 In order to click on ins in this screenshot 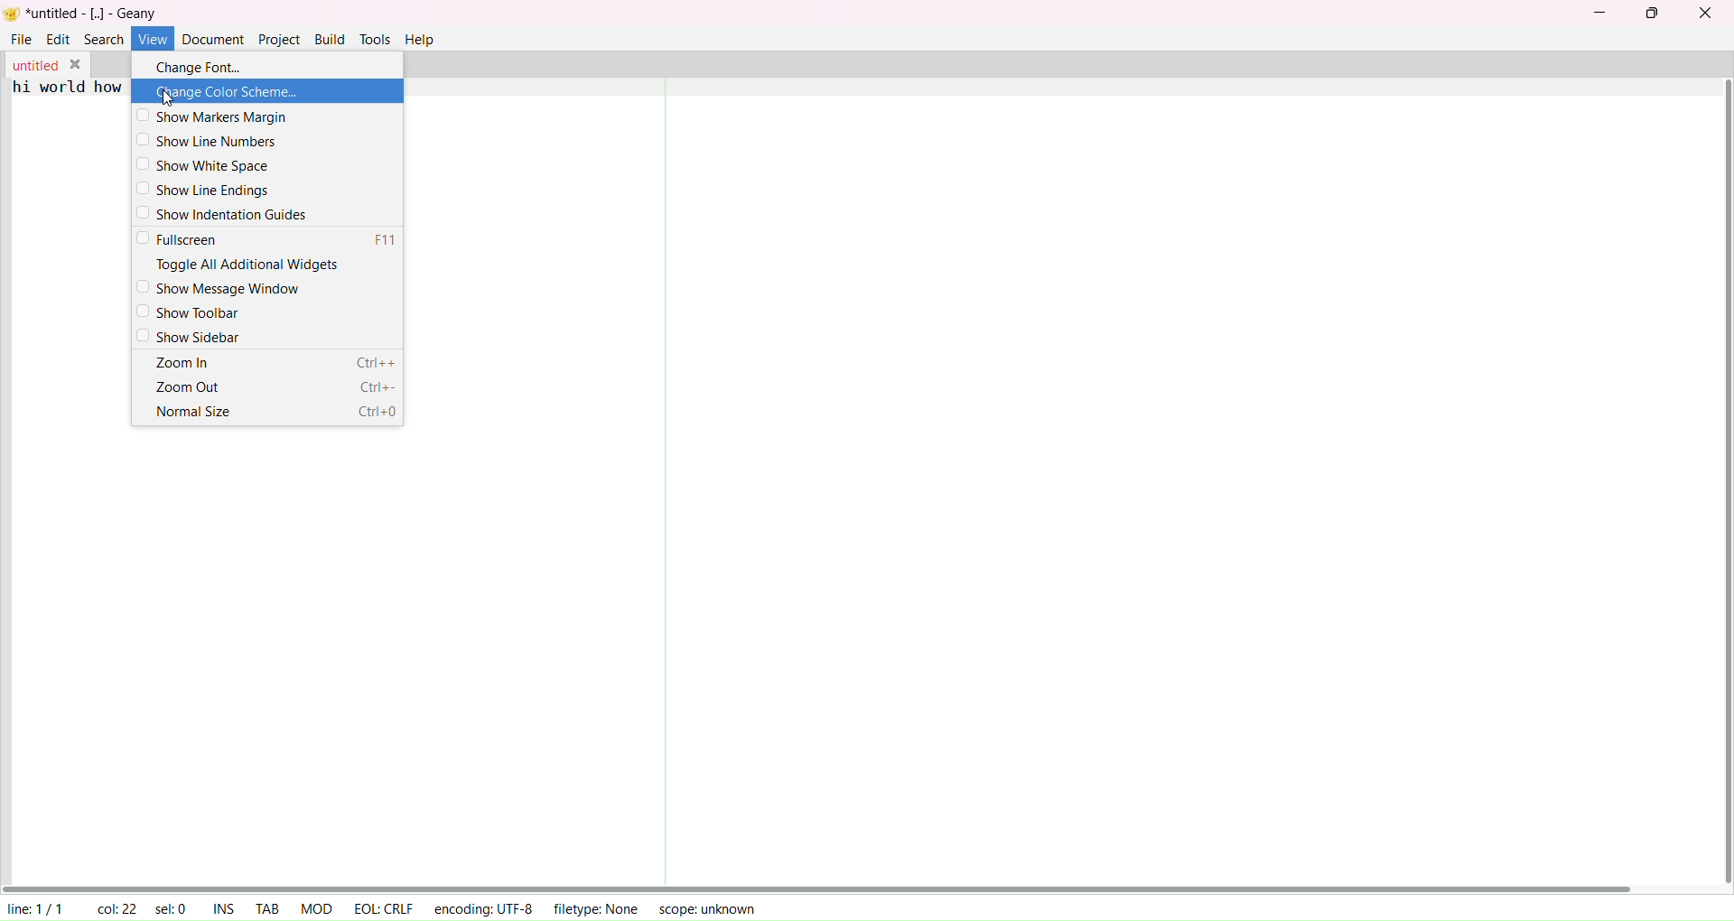, I will do `click(225, 907)`.